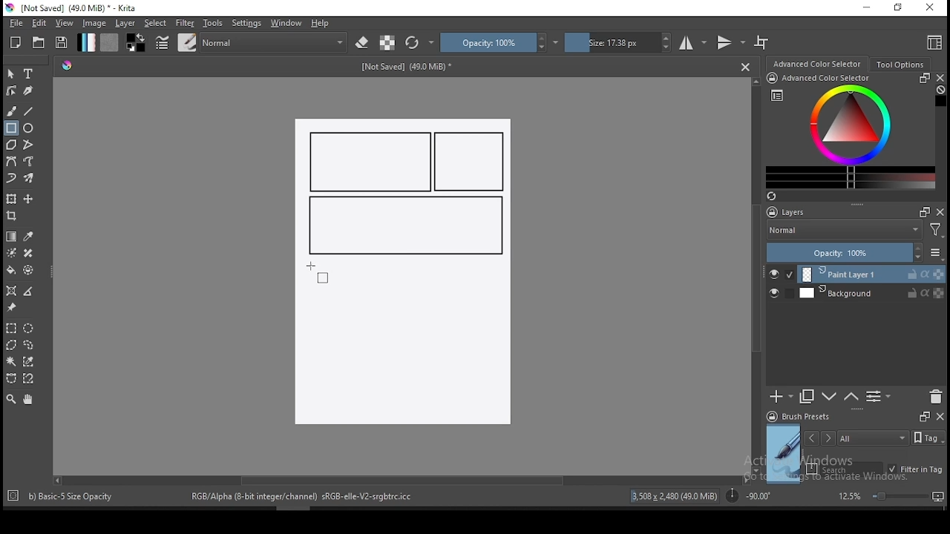 This screenshot has width=950, height=534. What do you see at coordinates (64, 23) in the screenshot?
I see `view` at bounding box center [64, 23].